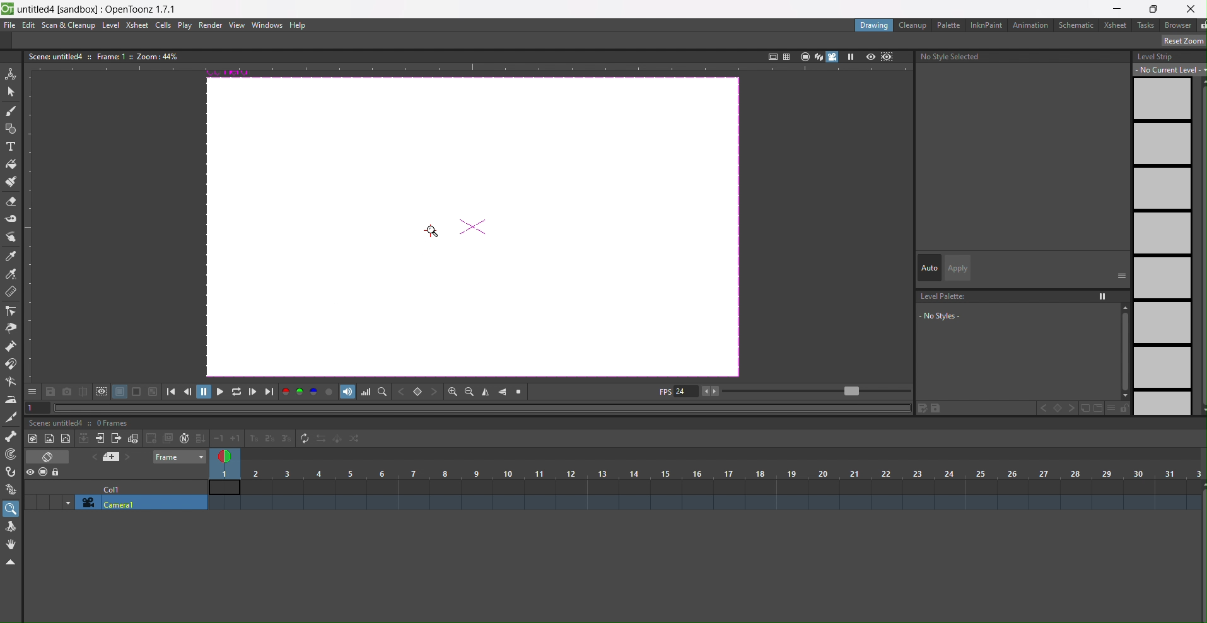  What do you see at coordinates (29, 25) in the screenshot?
I see `edit` at bounding box center [29, 25].